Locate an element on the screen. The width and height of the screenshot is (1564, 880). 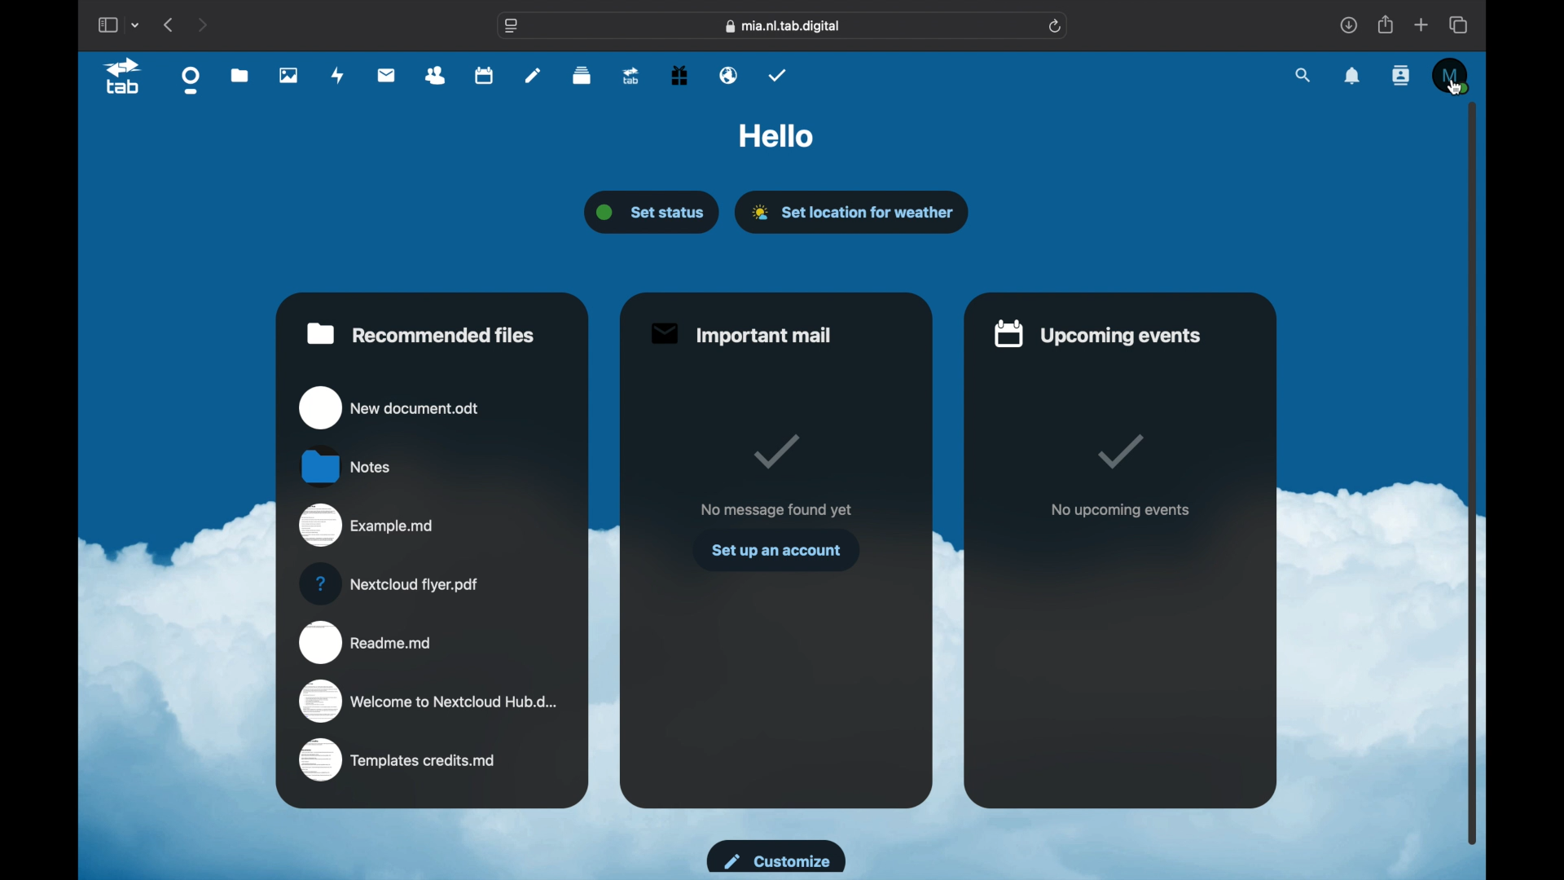
activity is located at coordinates (340, 76).